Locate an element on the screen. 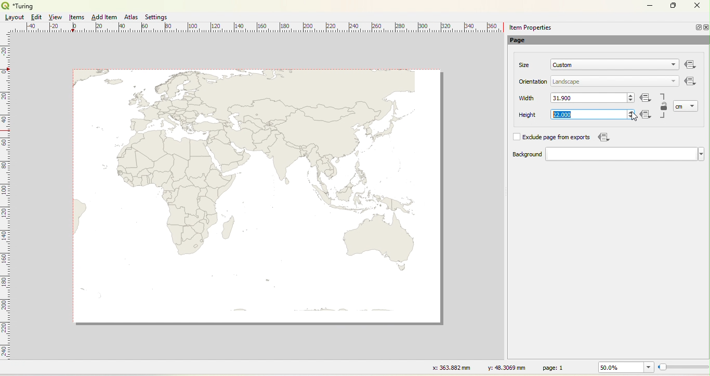 This screenshot has height=376, width=710. Icon is located at coordinates (648, 115).